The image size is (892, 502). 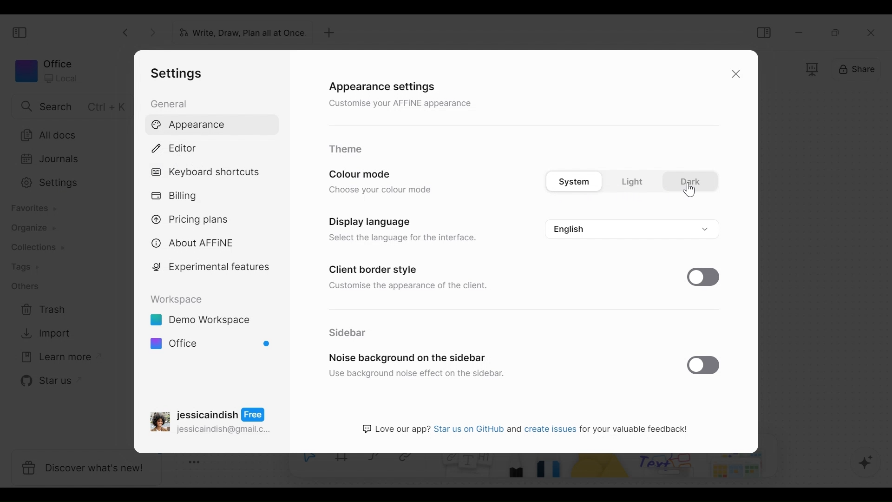 I want to click on Select, so click(x=307, y=458).